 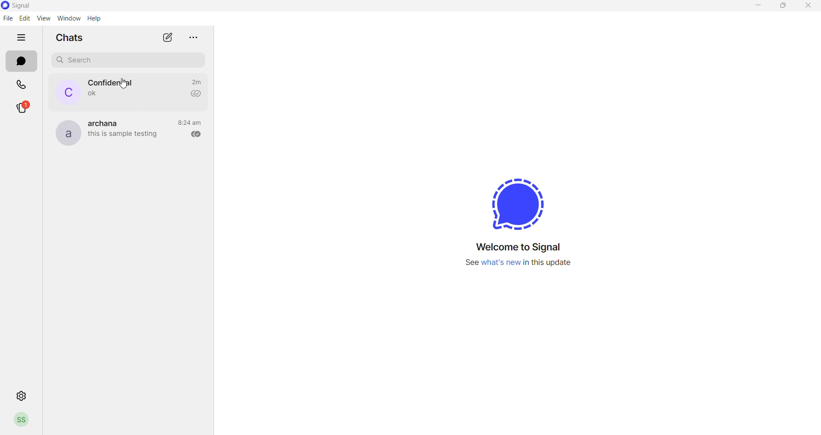 I want to click on application name and logo, so click(x=37, y=6).